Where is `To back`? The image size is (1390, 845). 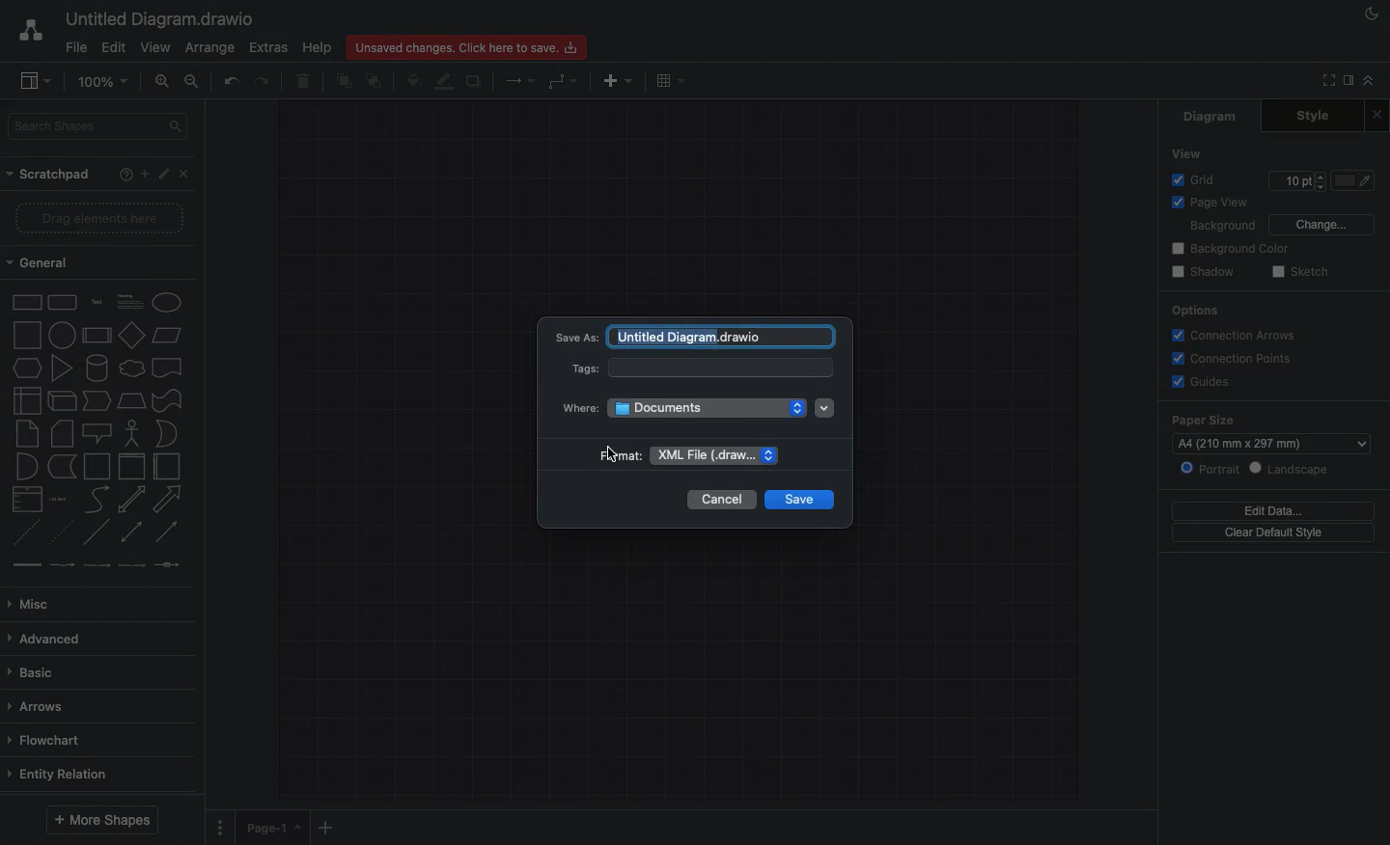 To back is located at coordinates (376, 83).